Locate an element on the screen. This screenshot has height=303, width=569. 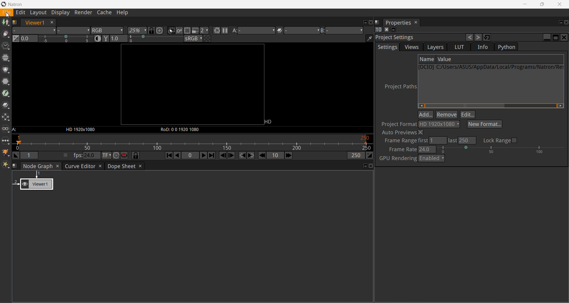
Turbo mode is located at coordinates (116, 156).